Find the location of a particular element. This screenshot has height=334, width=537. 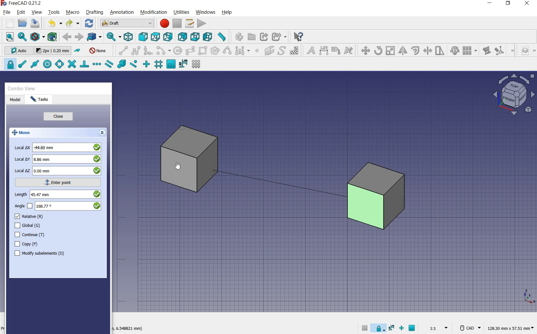

annotation is located at coordinates (123, 12).